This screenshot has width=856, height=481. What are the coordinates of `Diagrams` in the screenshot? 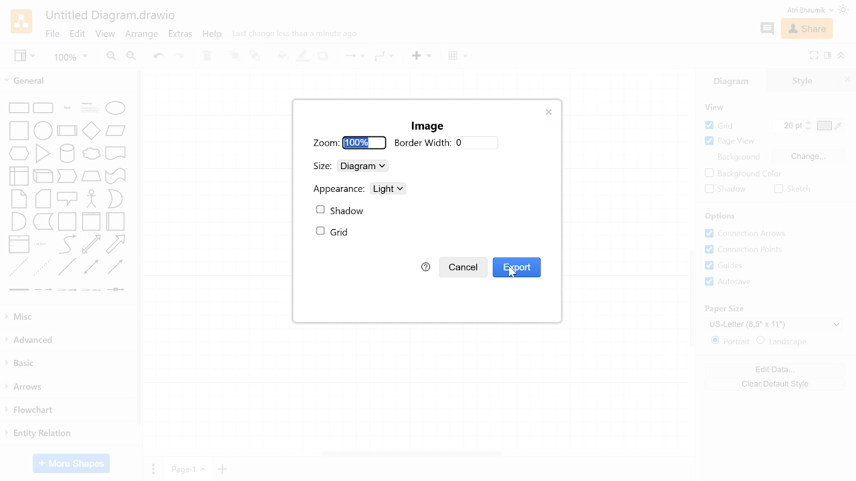 It's located at (732, 83).